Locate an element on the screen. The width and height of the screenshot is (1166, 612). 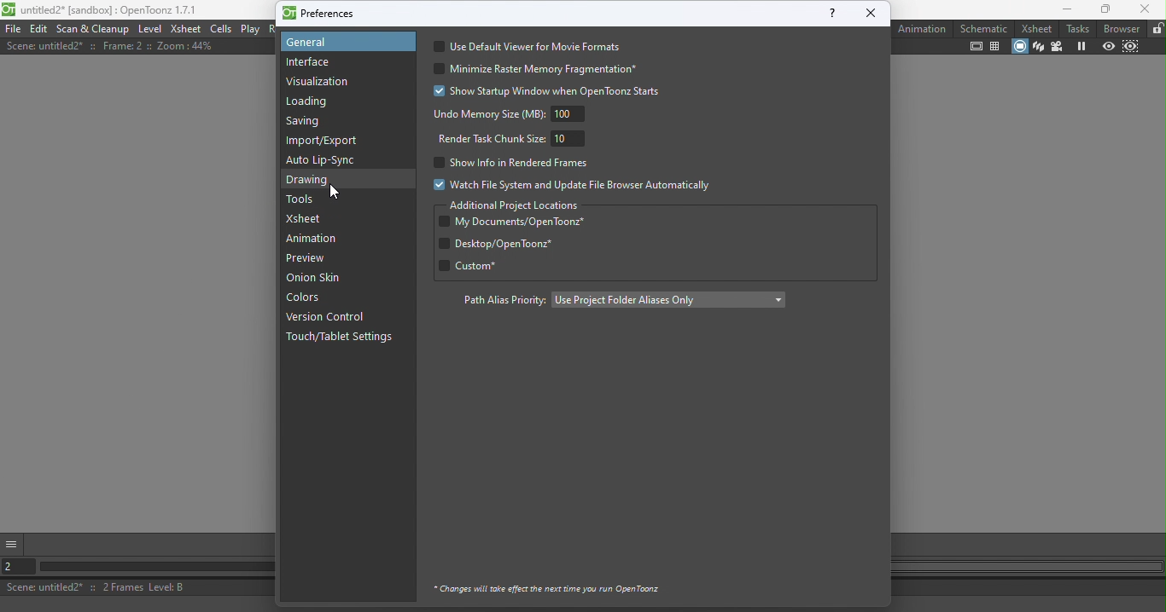
Loading is located at coordinates (313, 102).